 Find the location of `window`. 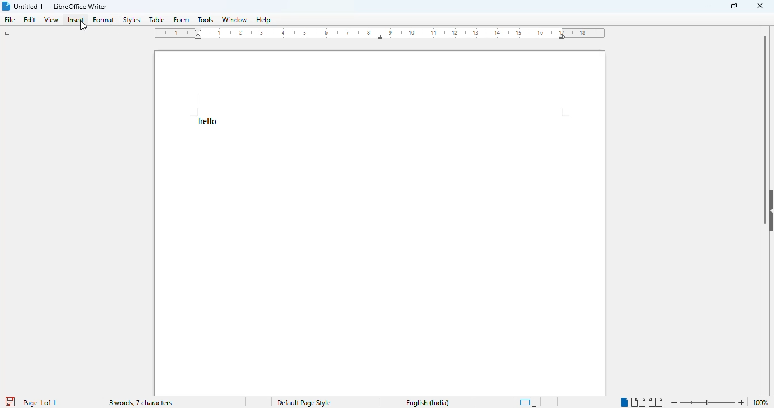

window is located at coordinates (235, 19).